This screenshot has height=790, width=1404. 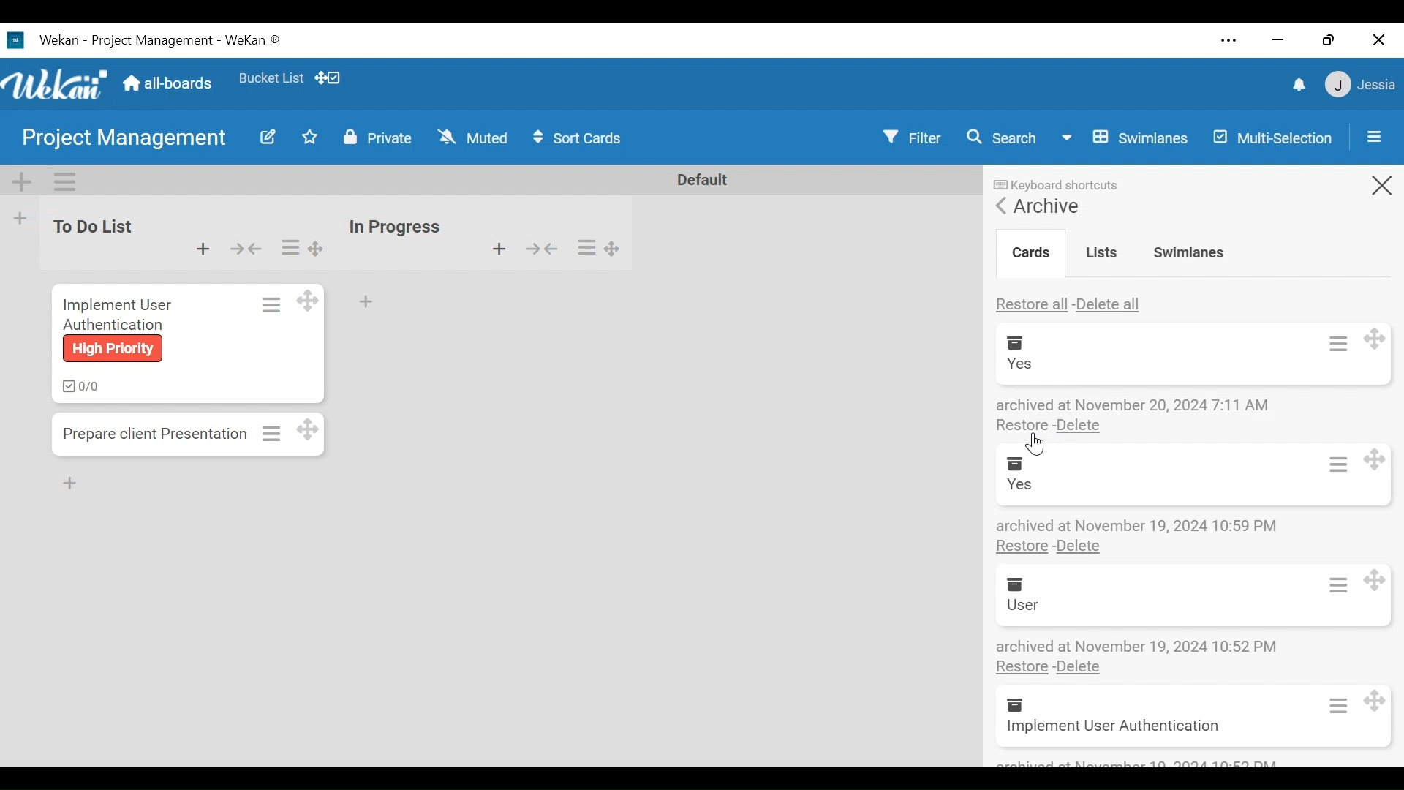 What do you see at coordinates (1328, 39) in the screenshot?
I see `restore` at bounding box center [1328, 39].